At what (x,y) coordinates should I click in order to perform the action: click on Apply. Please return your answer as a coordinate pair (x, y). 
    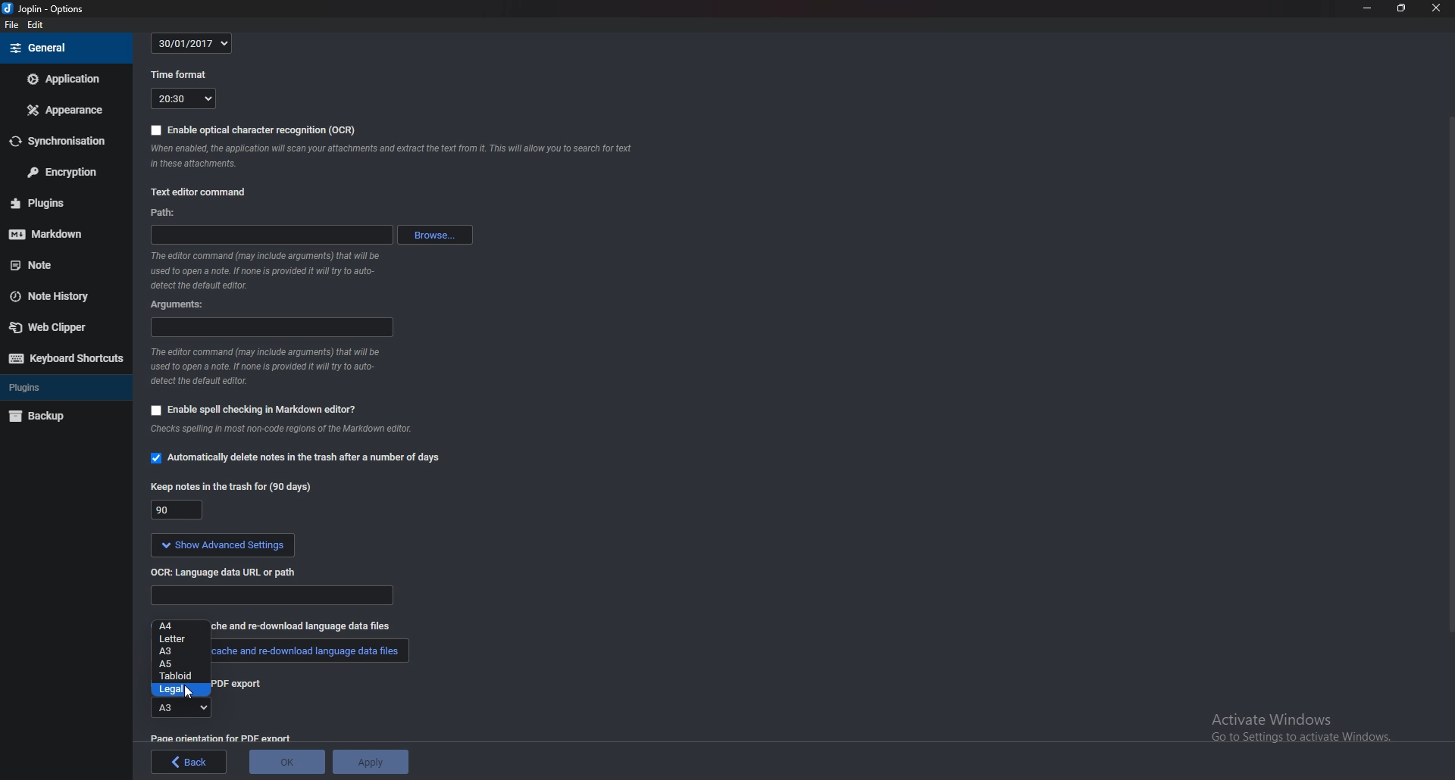
    Looking at the image, I should click on (371, 763).